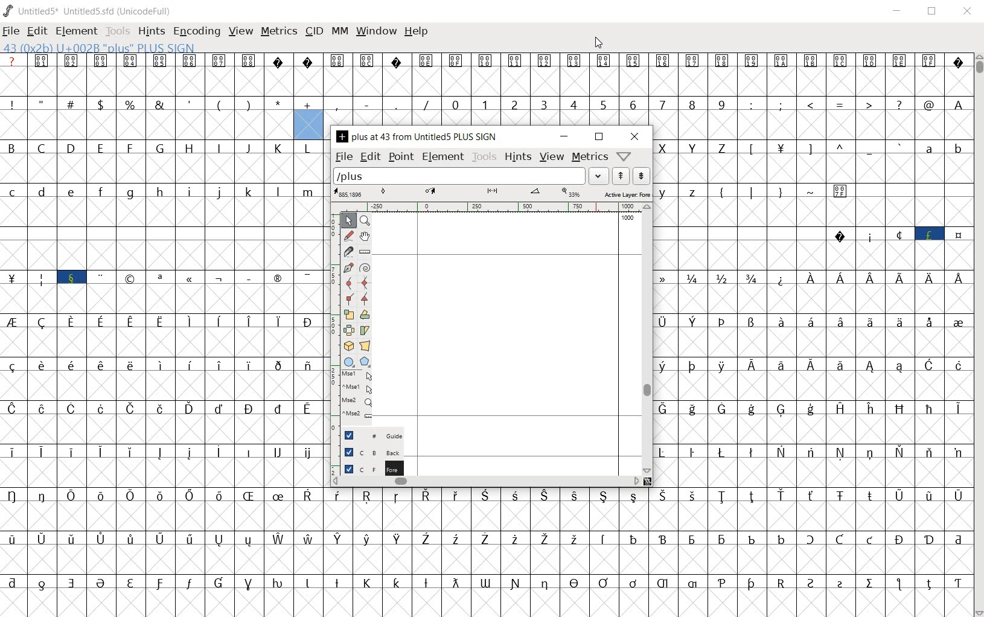 The image size is (984, 617). Describe the element at coordinates (349, 361) in the screenshot. I see `rectangle or ellipse` at that location.